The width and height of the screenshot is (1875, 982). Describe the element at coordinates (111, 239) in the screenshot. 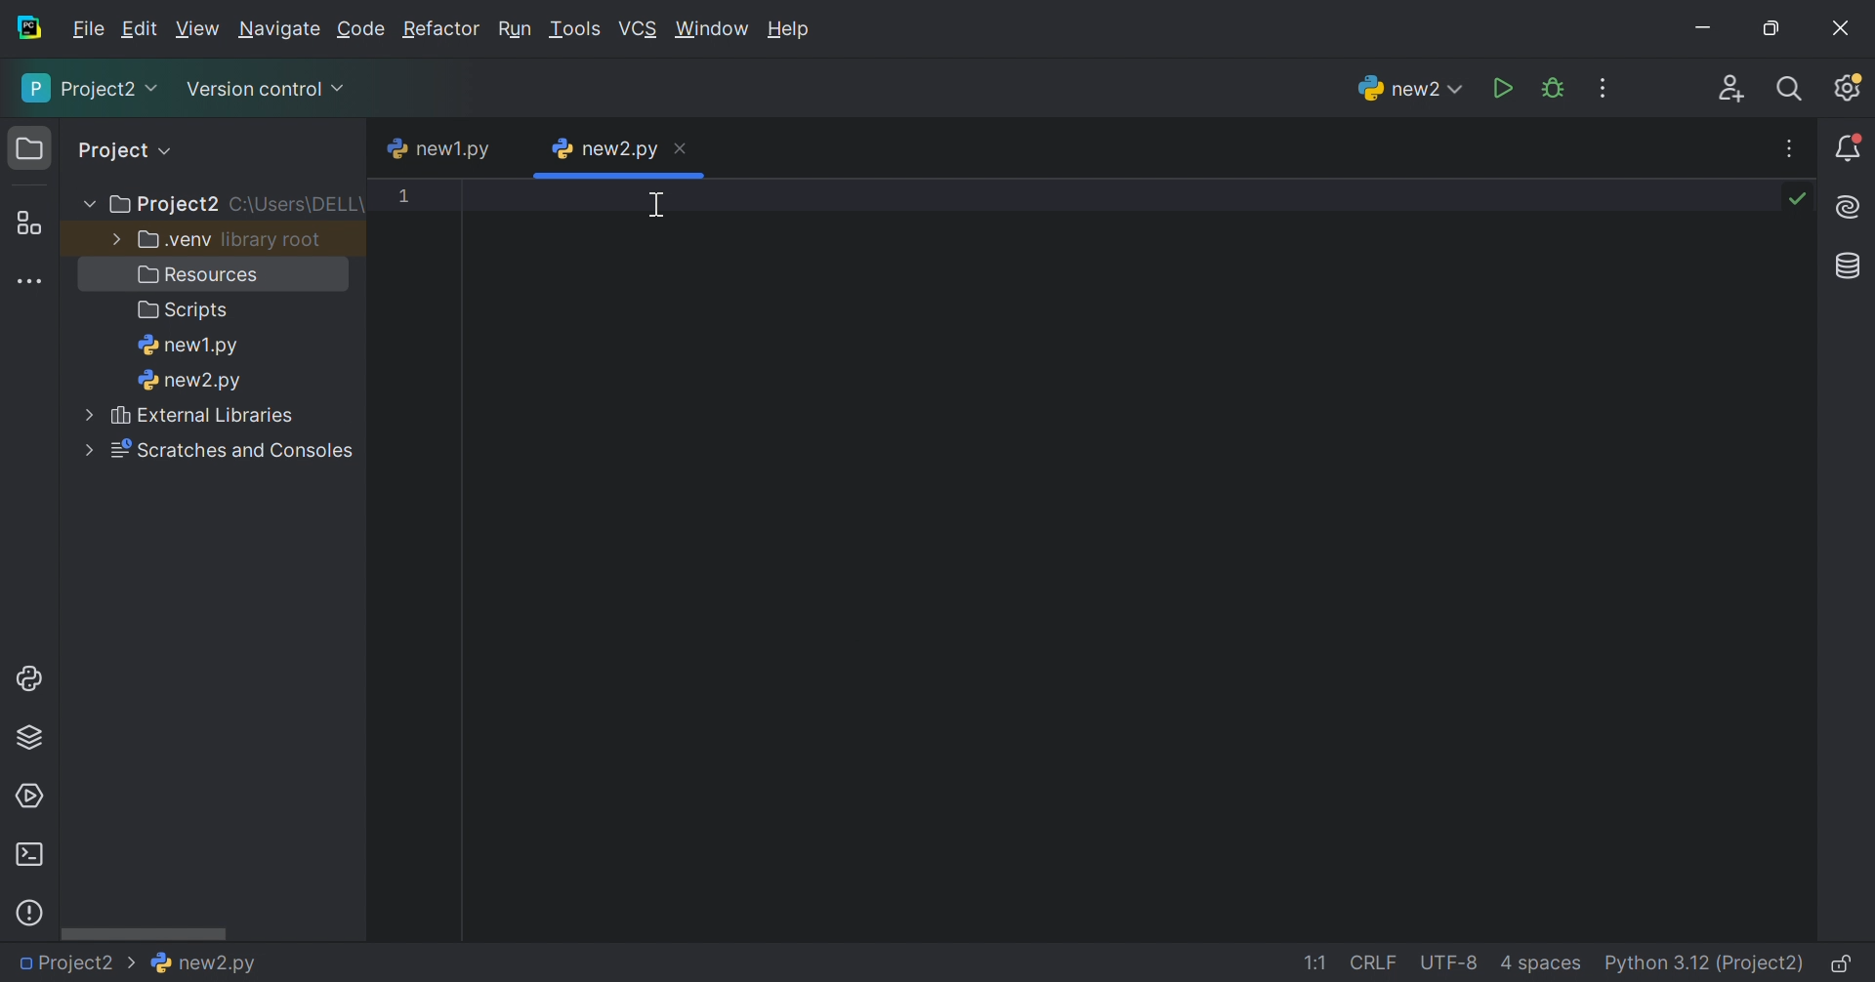

I see `More` at that location.